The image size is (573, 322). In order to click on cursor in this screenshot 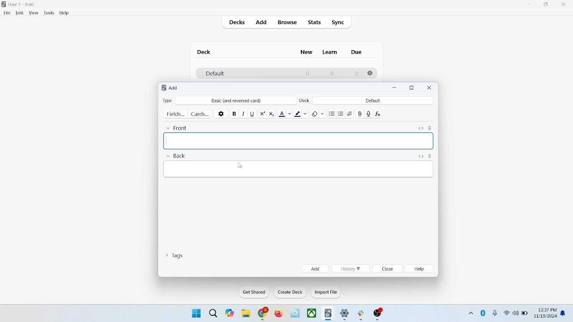, I will do `click(239, 165)`.